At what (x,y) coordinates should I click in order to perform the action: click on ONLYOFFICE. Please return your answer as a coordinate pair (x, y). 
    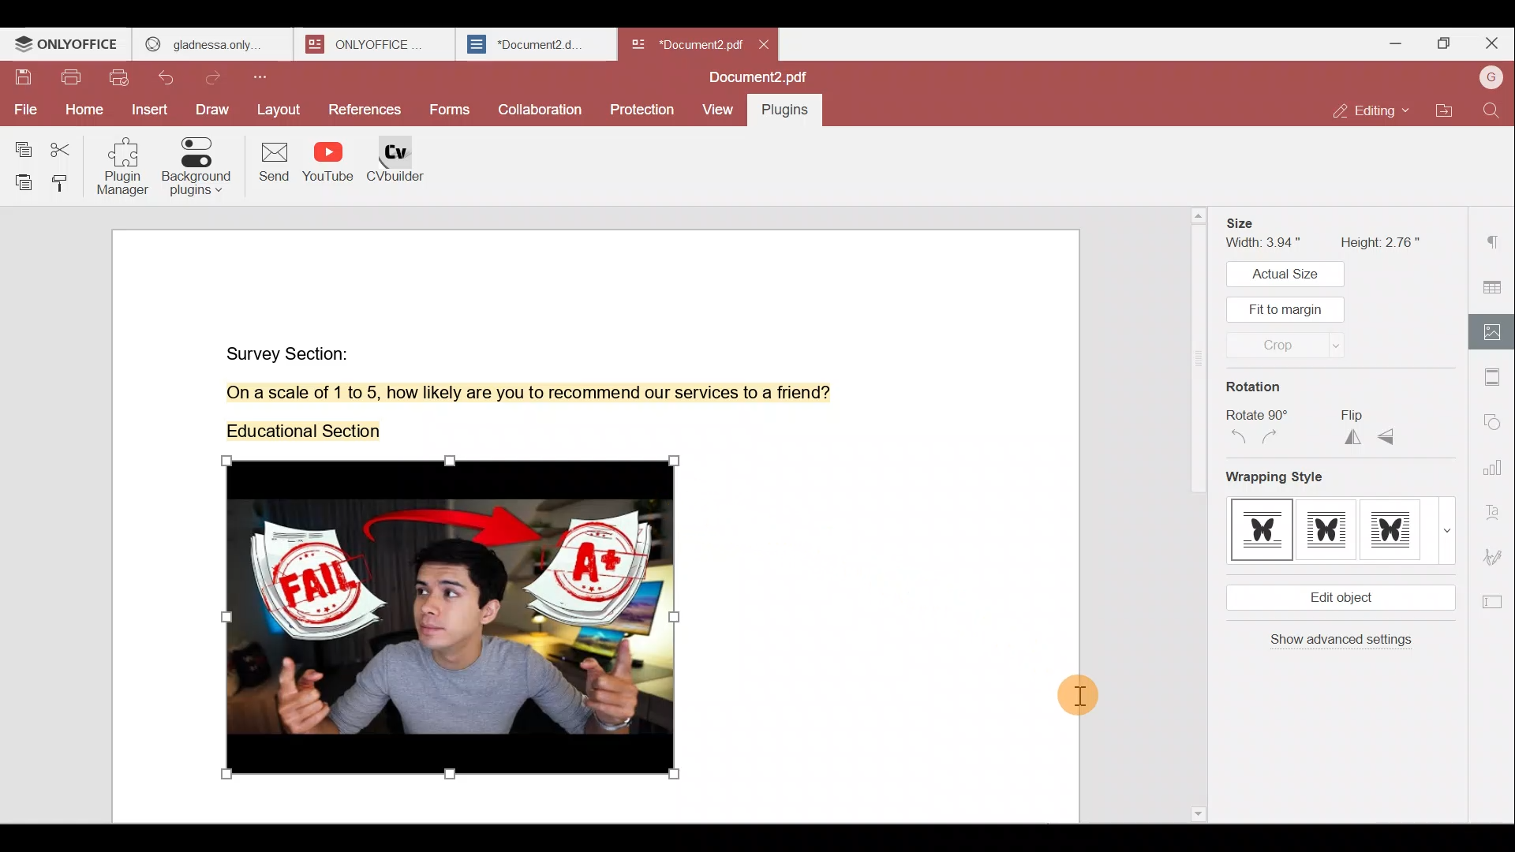
    Looking at the image, I should click on (377, 44).